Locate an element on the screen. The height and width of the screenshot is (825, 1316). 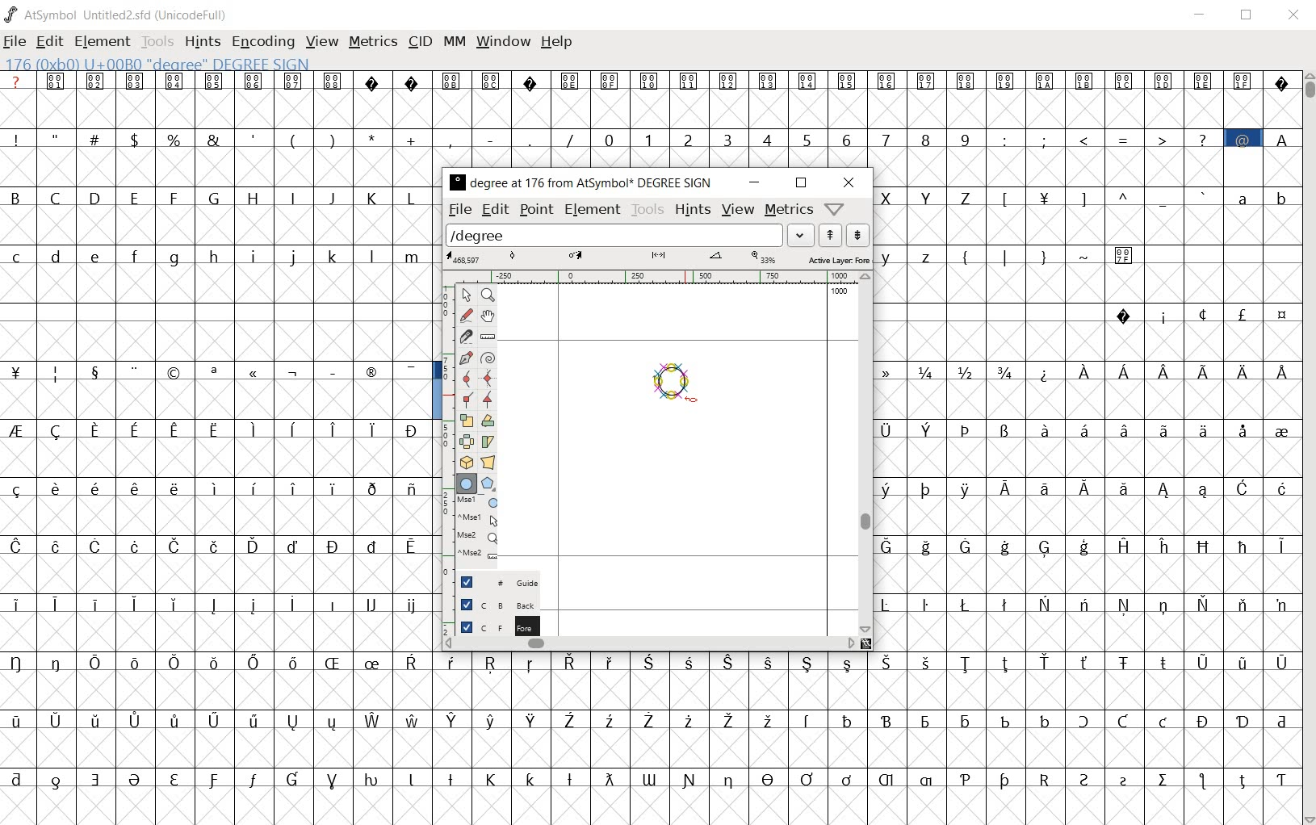
add a point, then drag out its control points is located at coordinates (463, 357).